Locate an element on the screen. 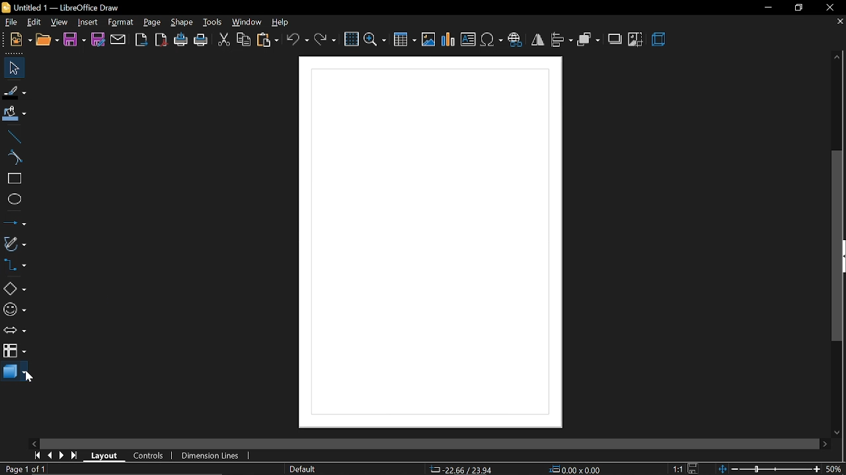 Image resolution: width=846 pixels, height=475 pixels. dimension lines is located at coordinates (215, 457).